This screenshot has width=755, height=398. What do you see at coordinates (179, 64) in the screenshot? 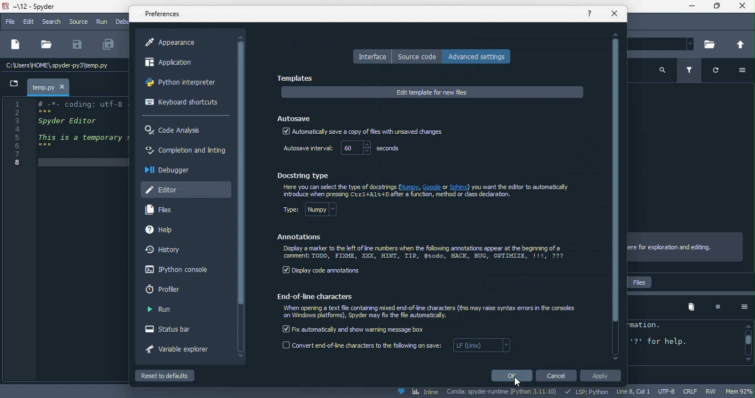
I see `application` at bounding box center [179, 64].